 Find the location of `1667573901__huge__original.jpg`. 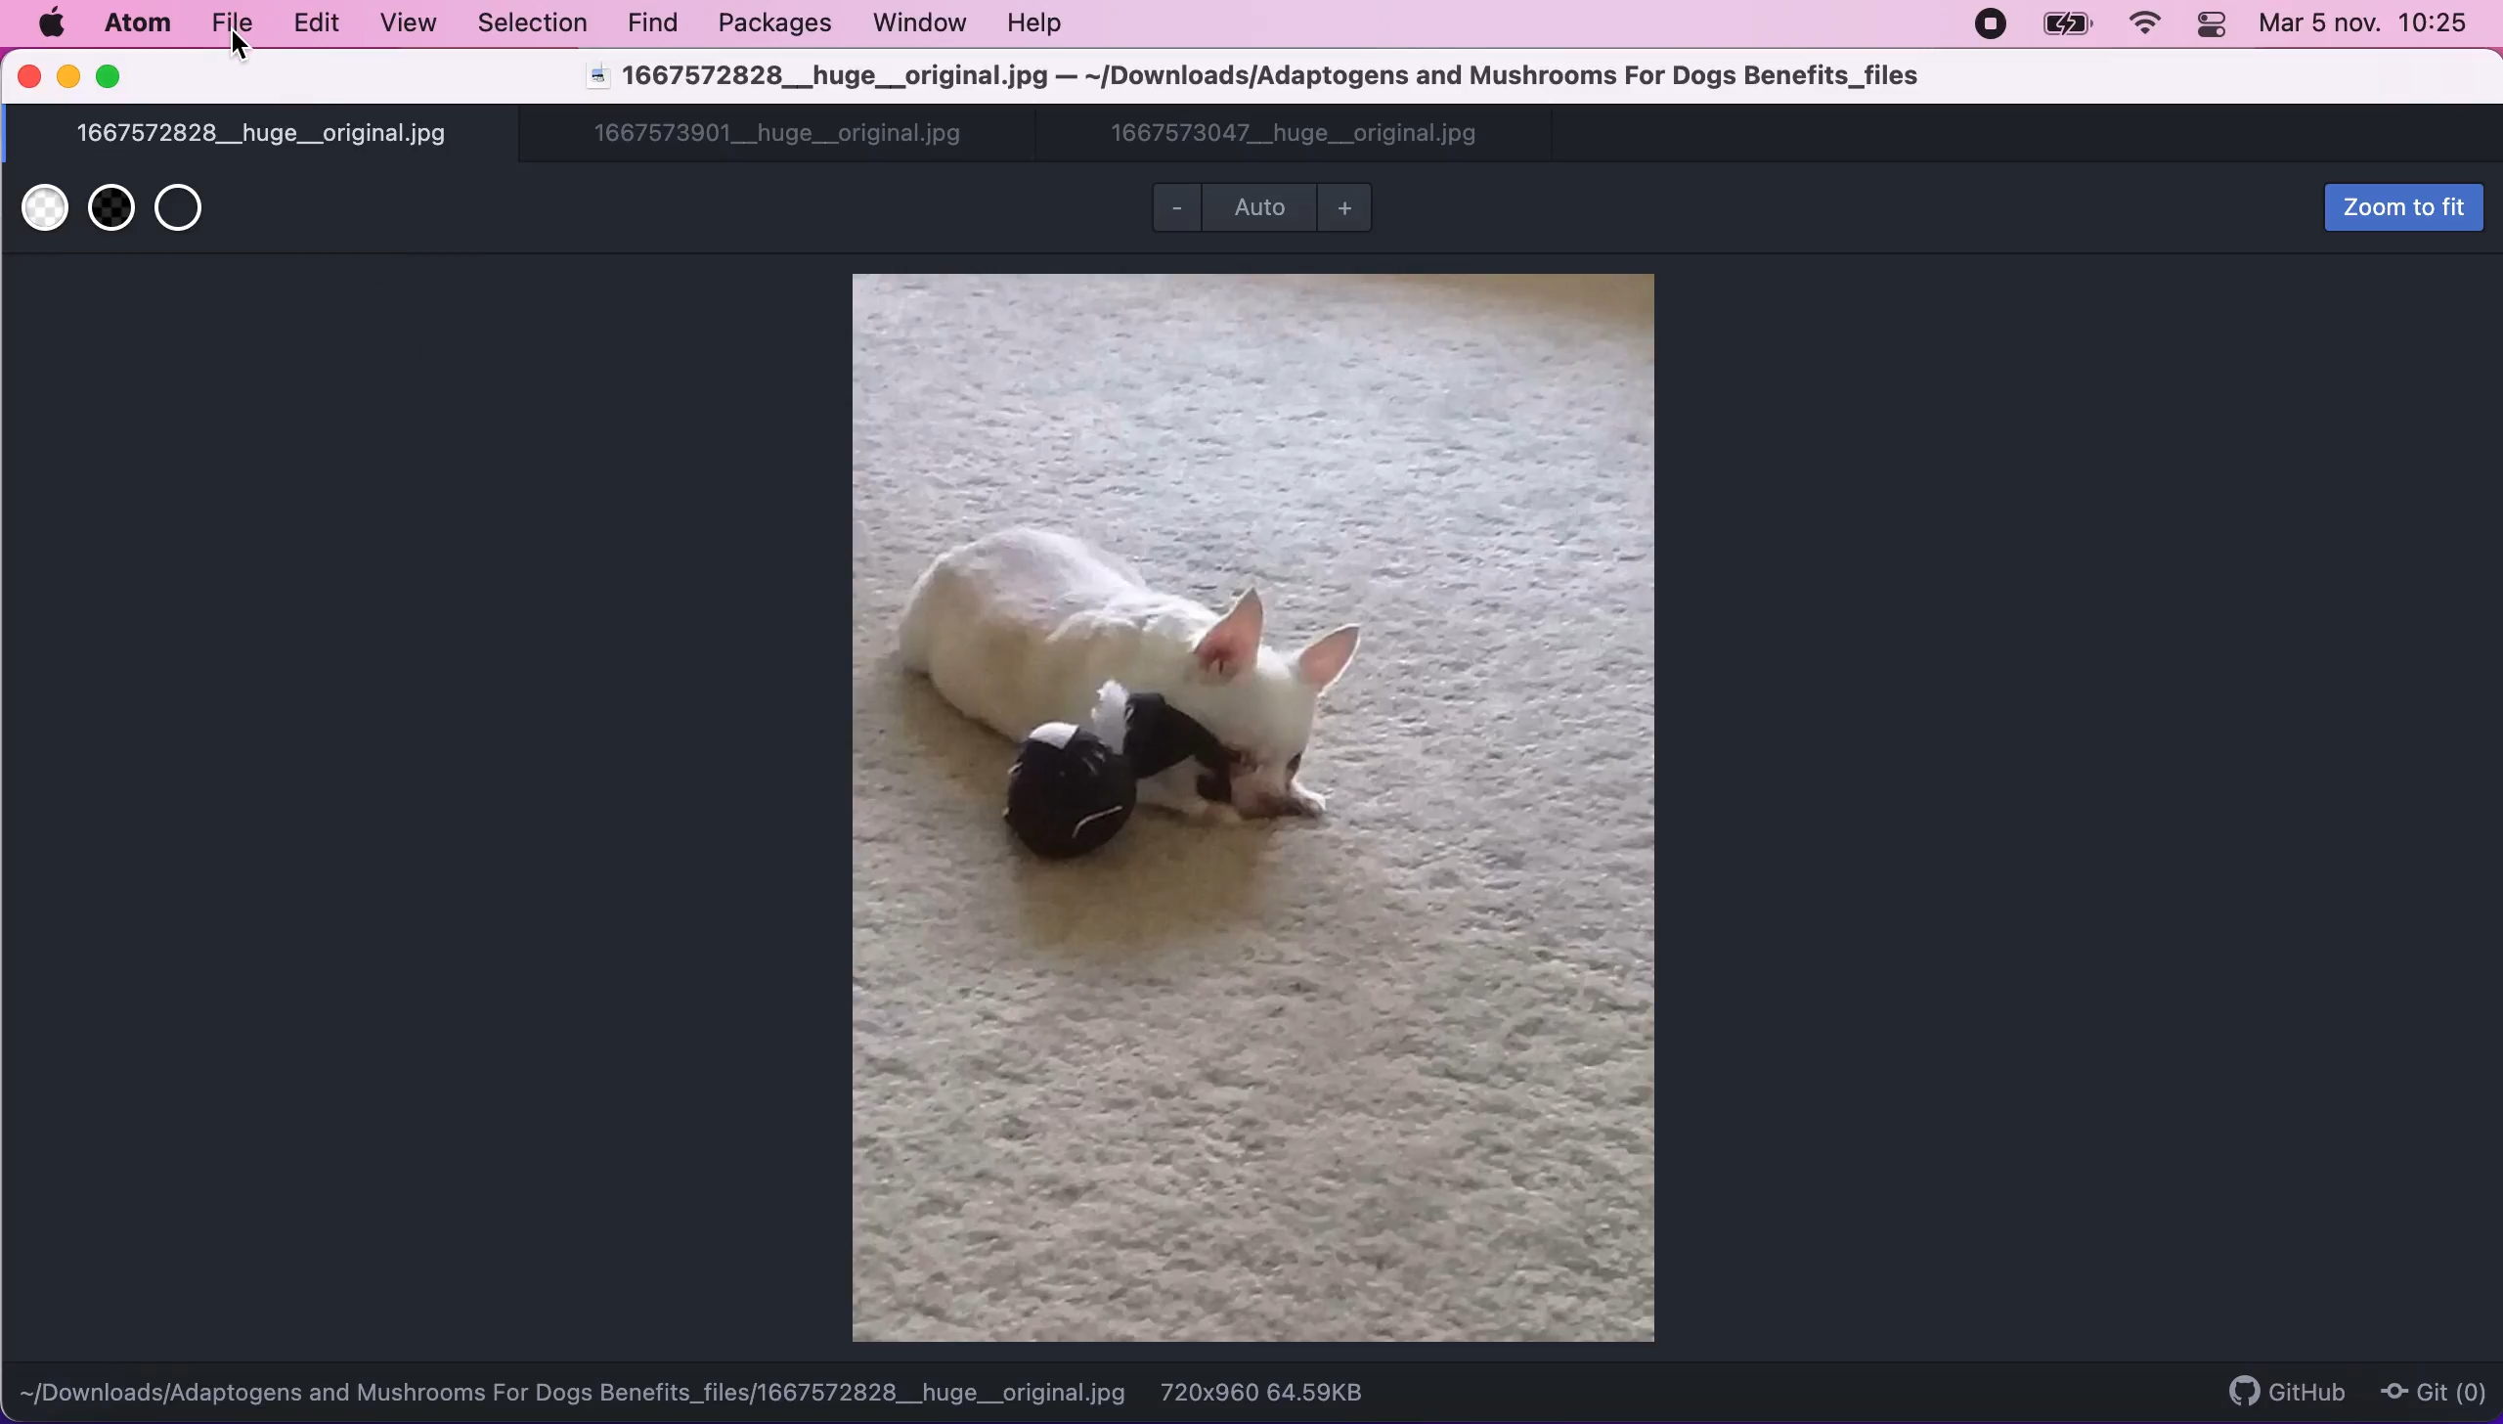

1667573901__huge__original.jpg is located at coordinates (787, 137).